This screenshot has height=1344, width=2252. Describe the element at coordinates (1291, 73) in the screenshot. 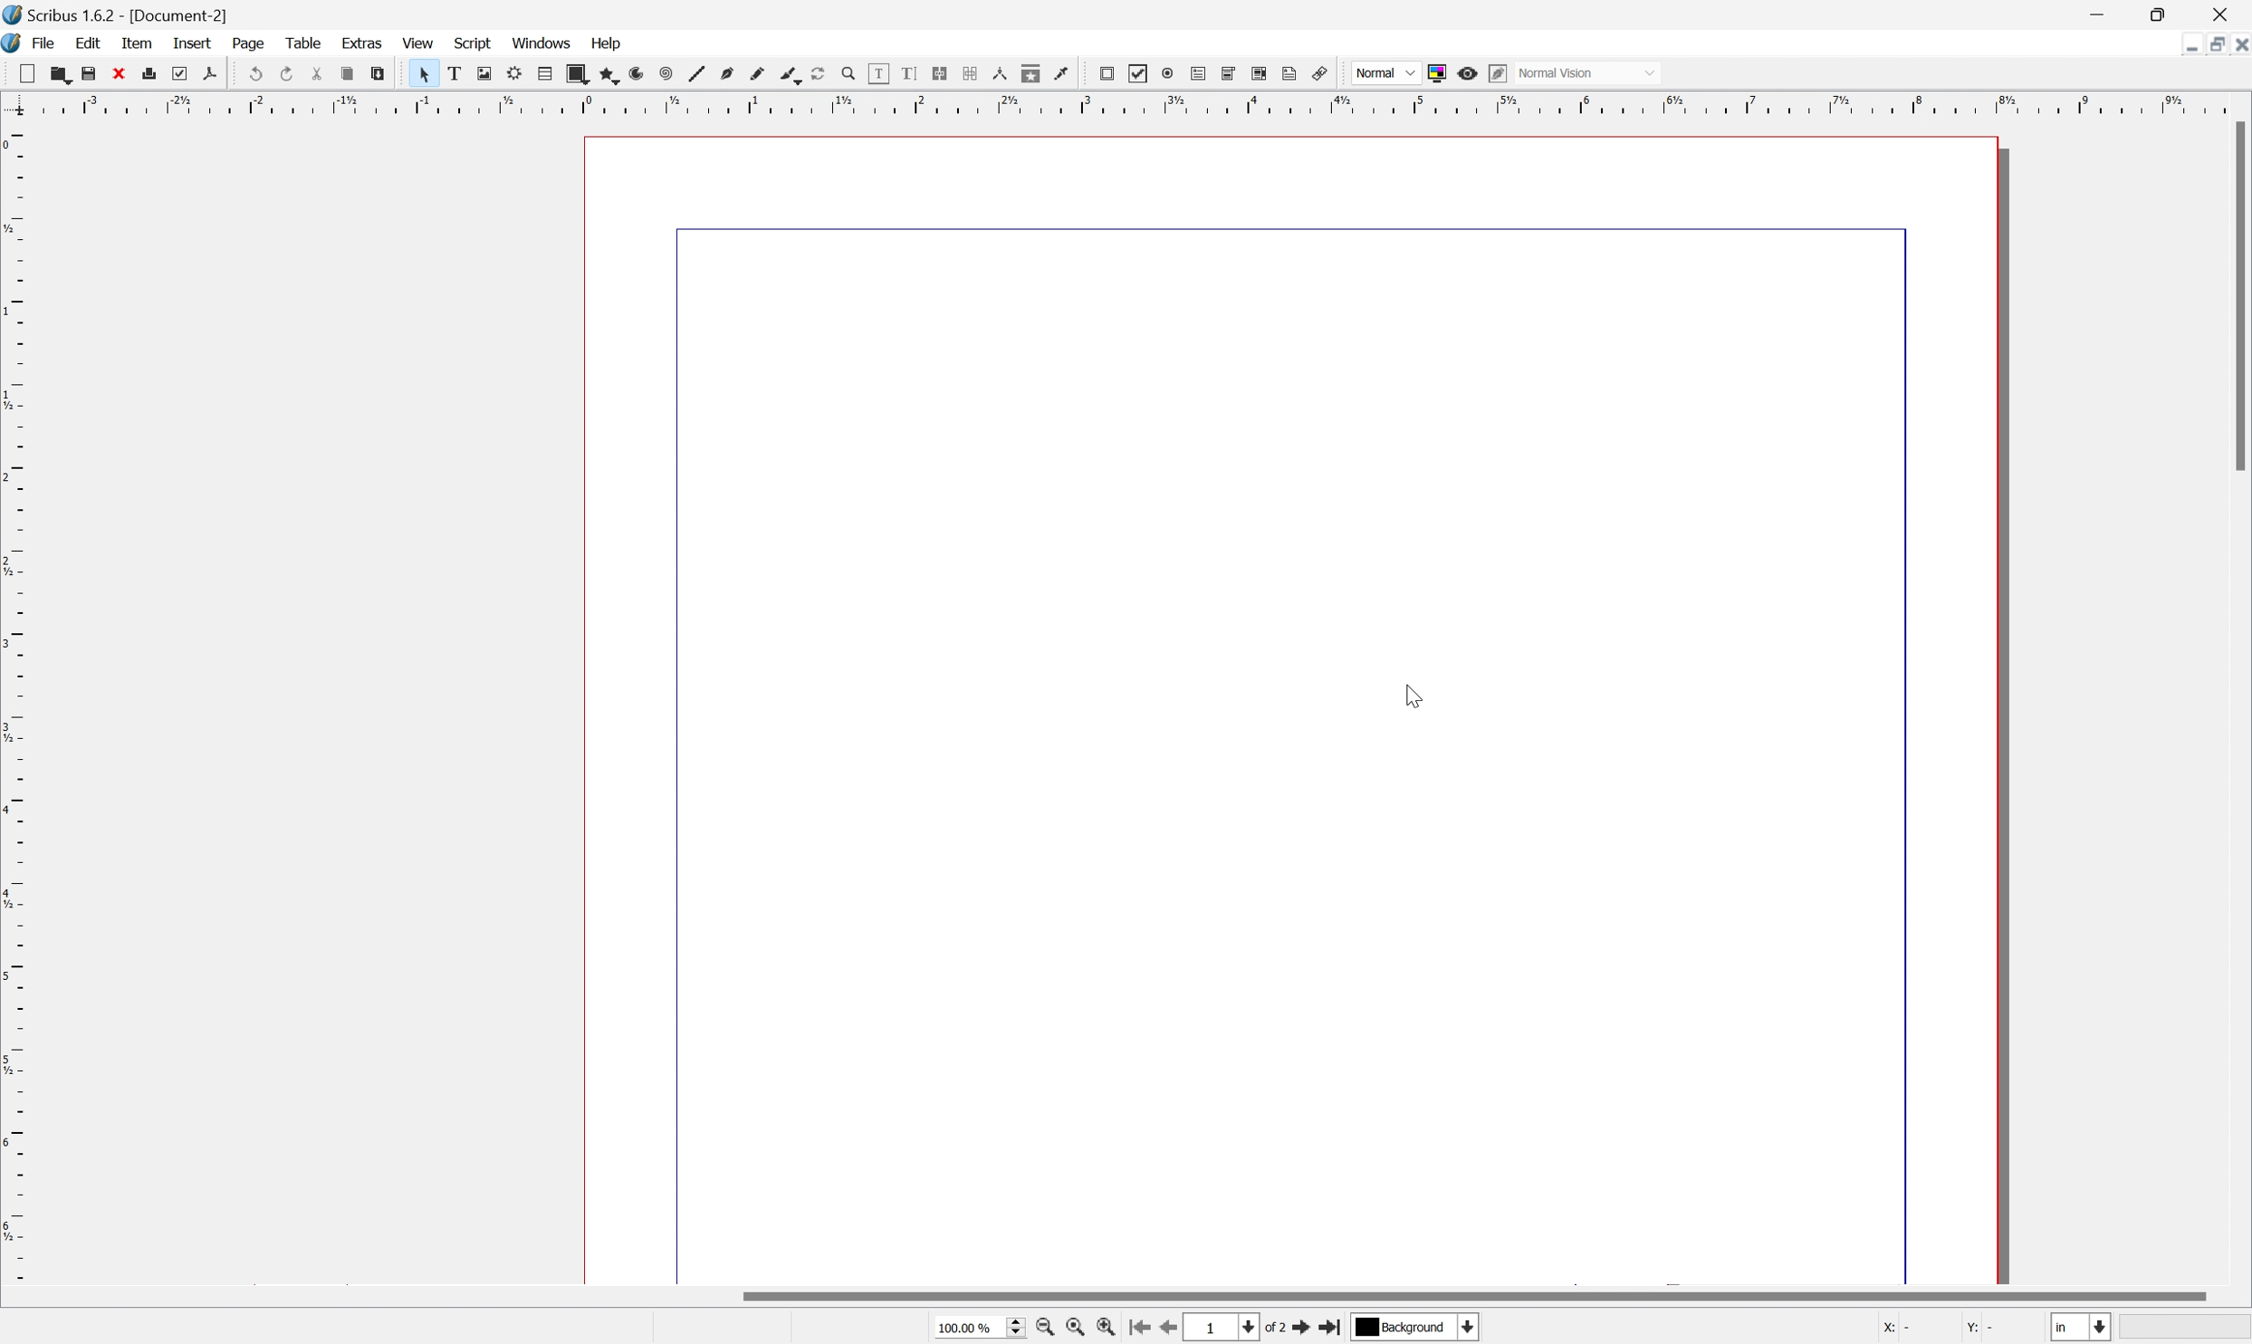

I see `text annotation` at that location.